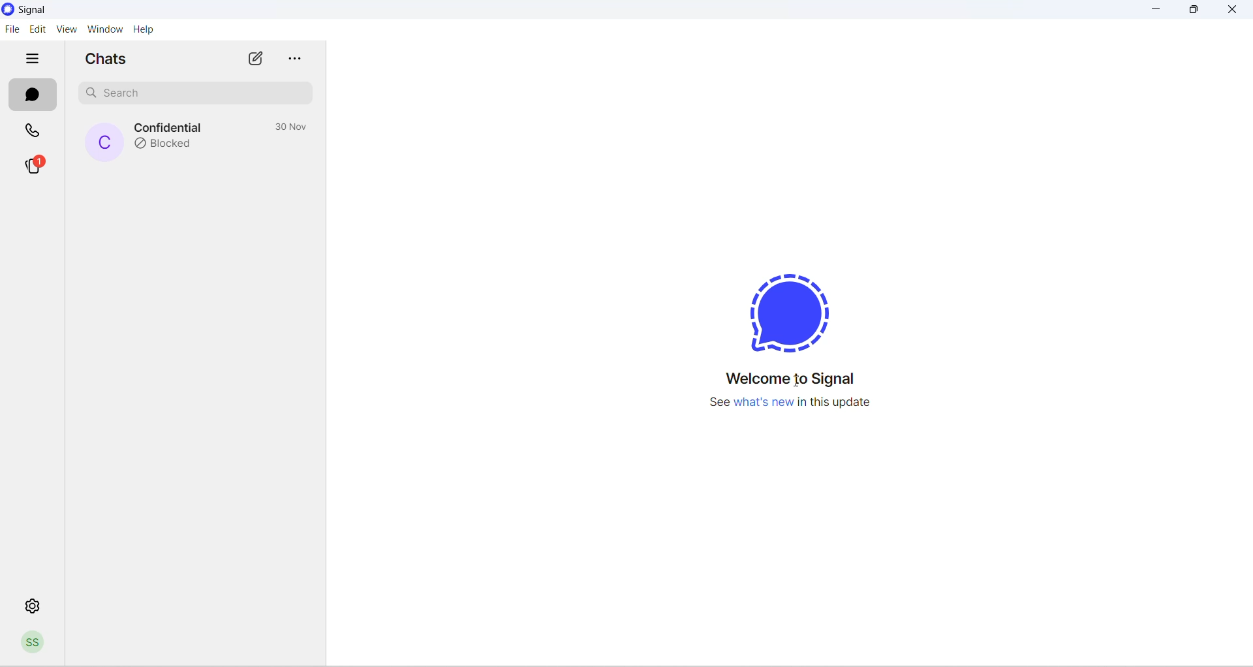  I want to click on edit, so click(37, 28).